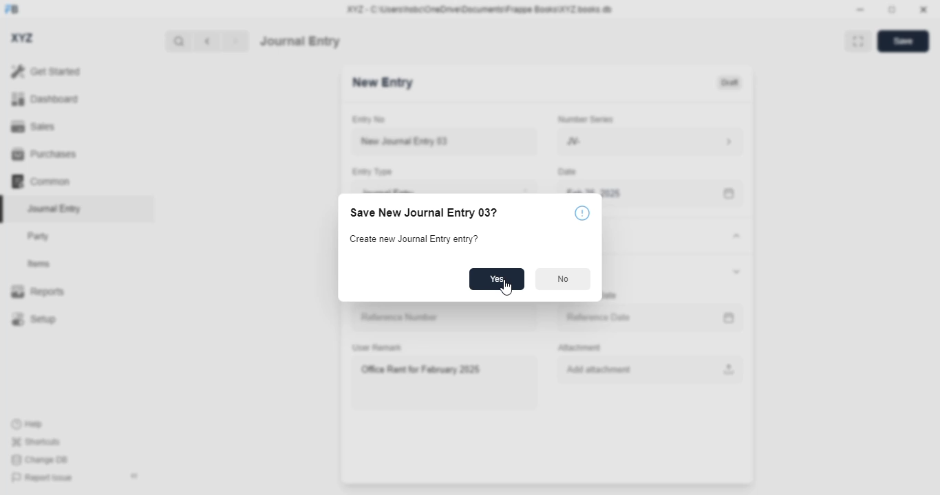  What do you see at coordinates (618, 142) in the screenshot?
I see `JV-` at bounding box center [618, 142].